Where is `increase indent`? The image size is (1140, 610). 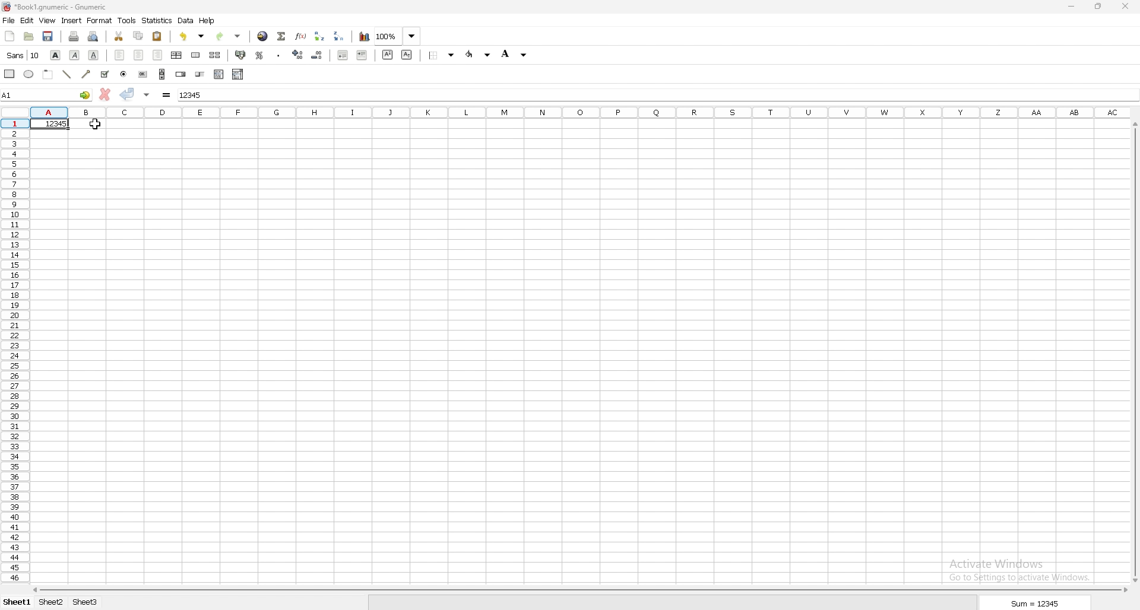 increase indent is located at coordinates (362, 55).